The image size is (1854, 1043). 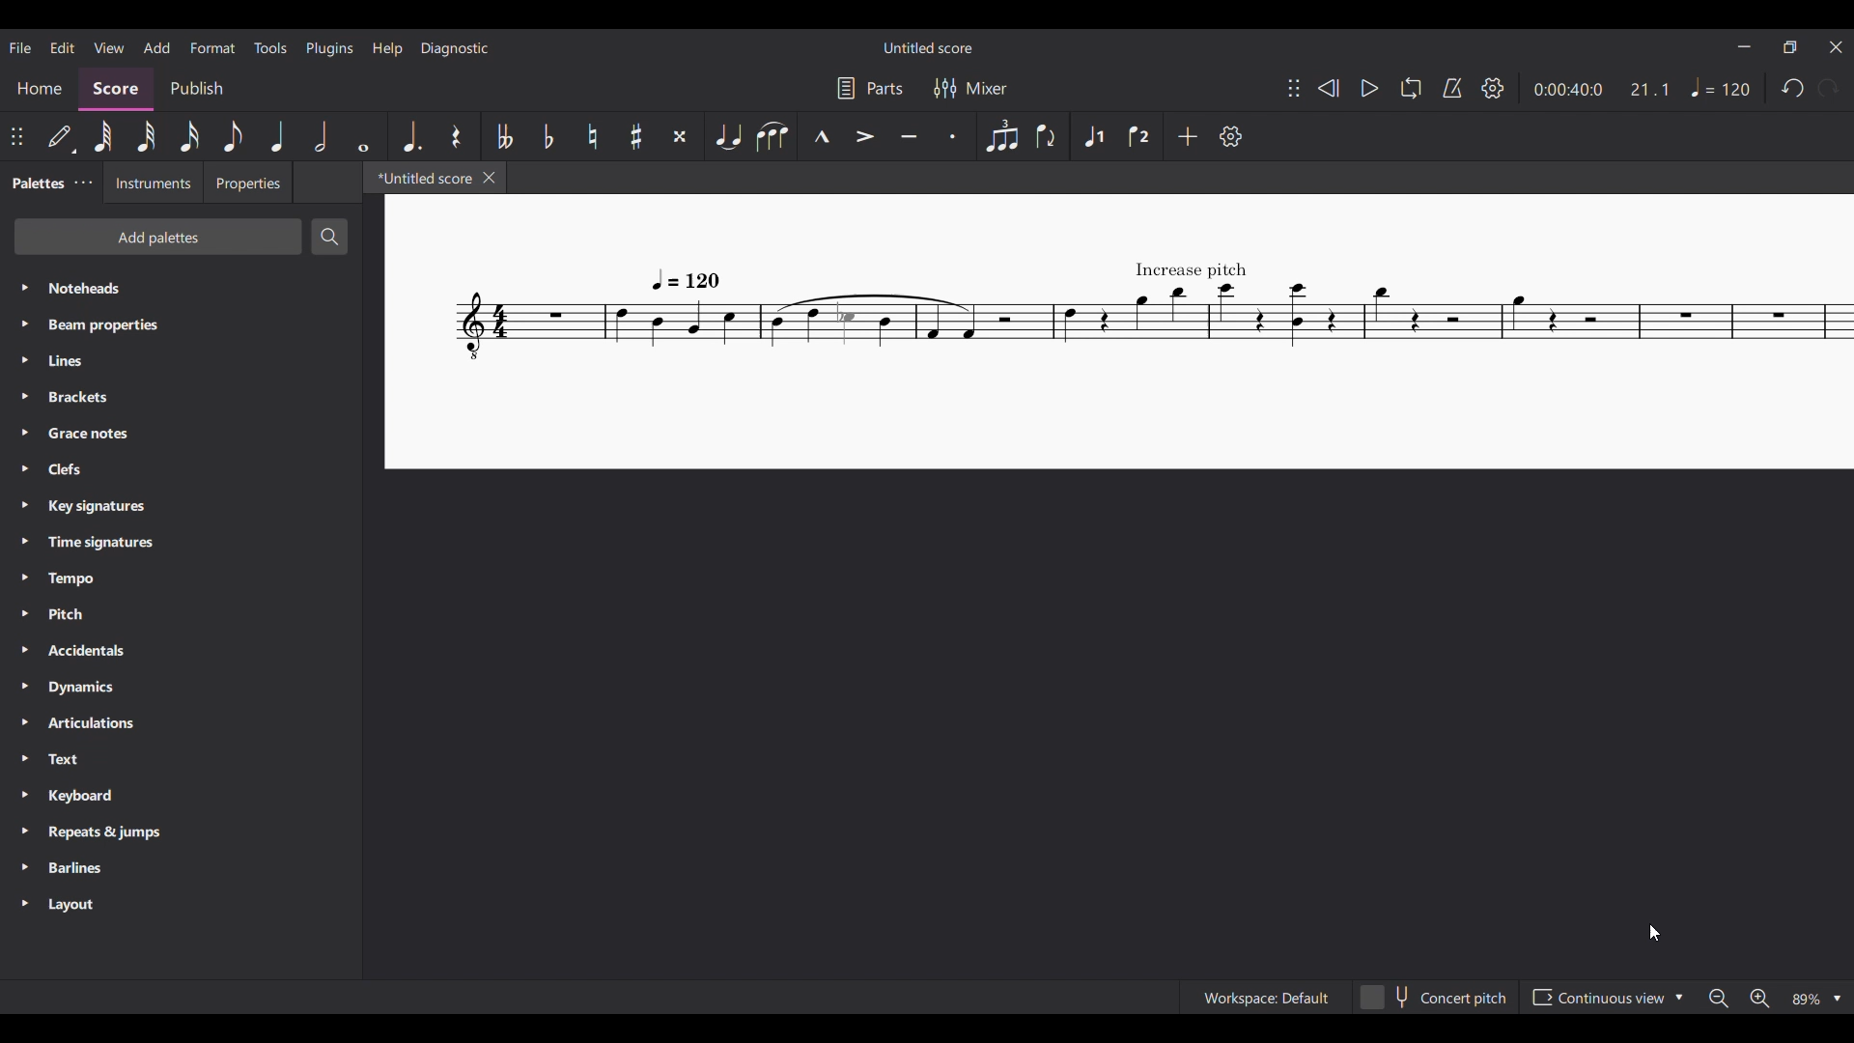 What do you see at coordinates (182, 397) in the screenshot?
I see `Brackets` at bounding box center [182, 397].